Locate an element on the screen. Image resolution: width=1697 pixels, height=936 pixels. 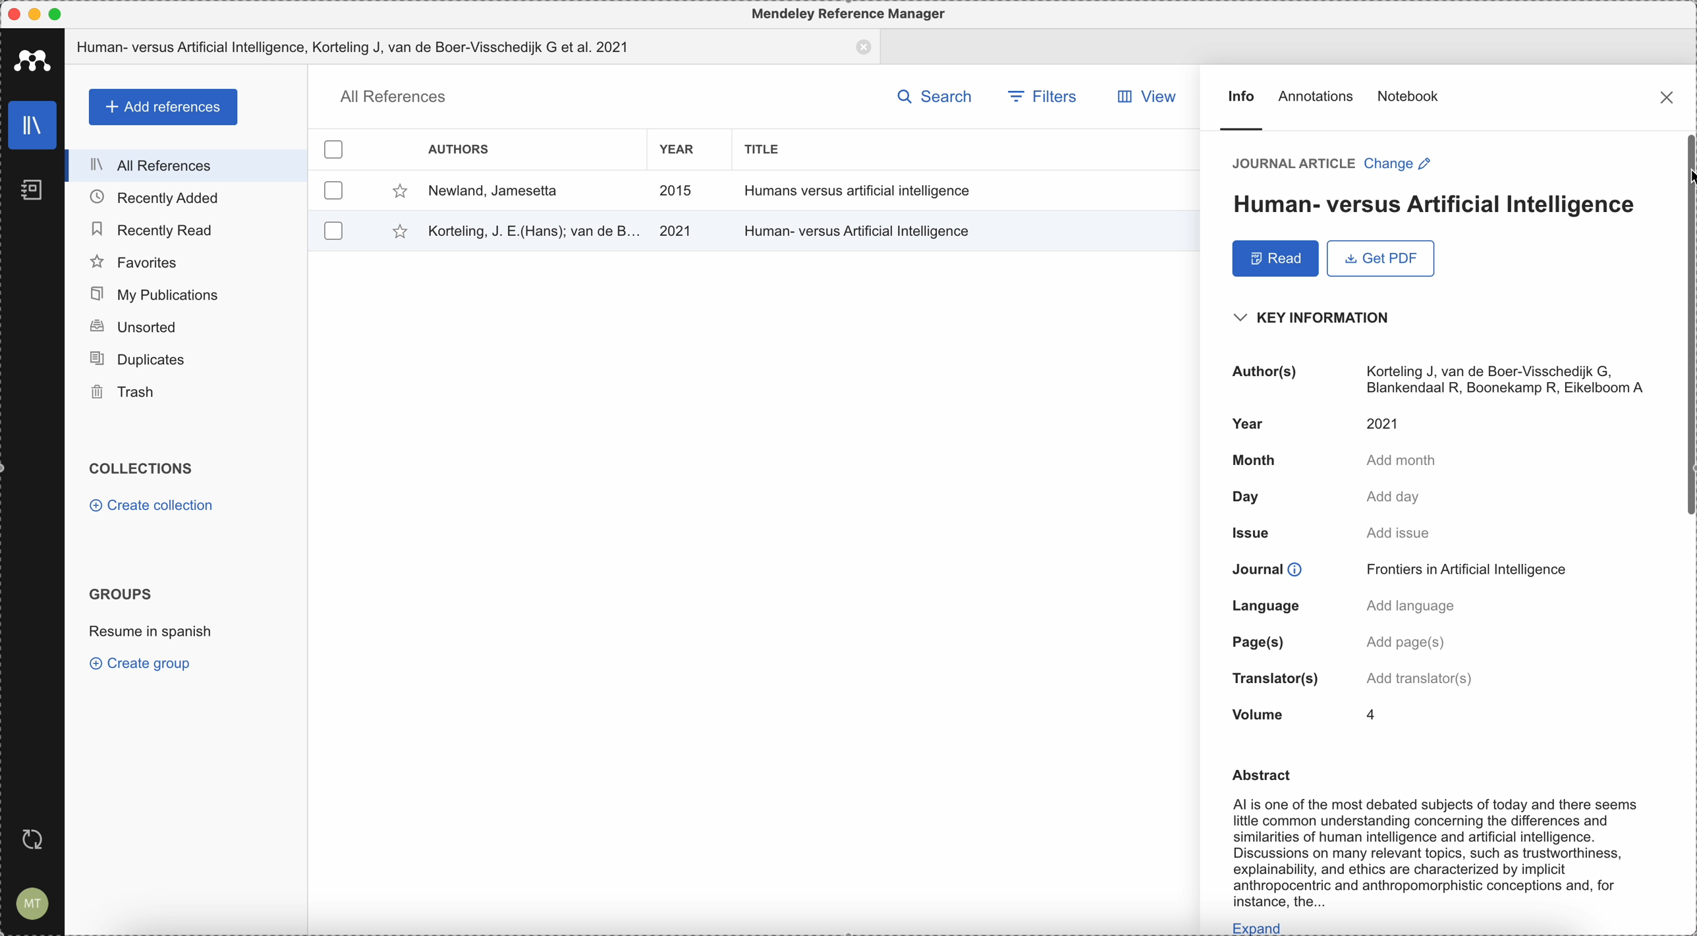
abstract is located at coordinates (1263, 775).